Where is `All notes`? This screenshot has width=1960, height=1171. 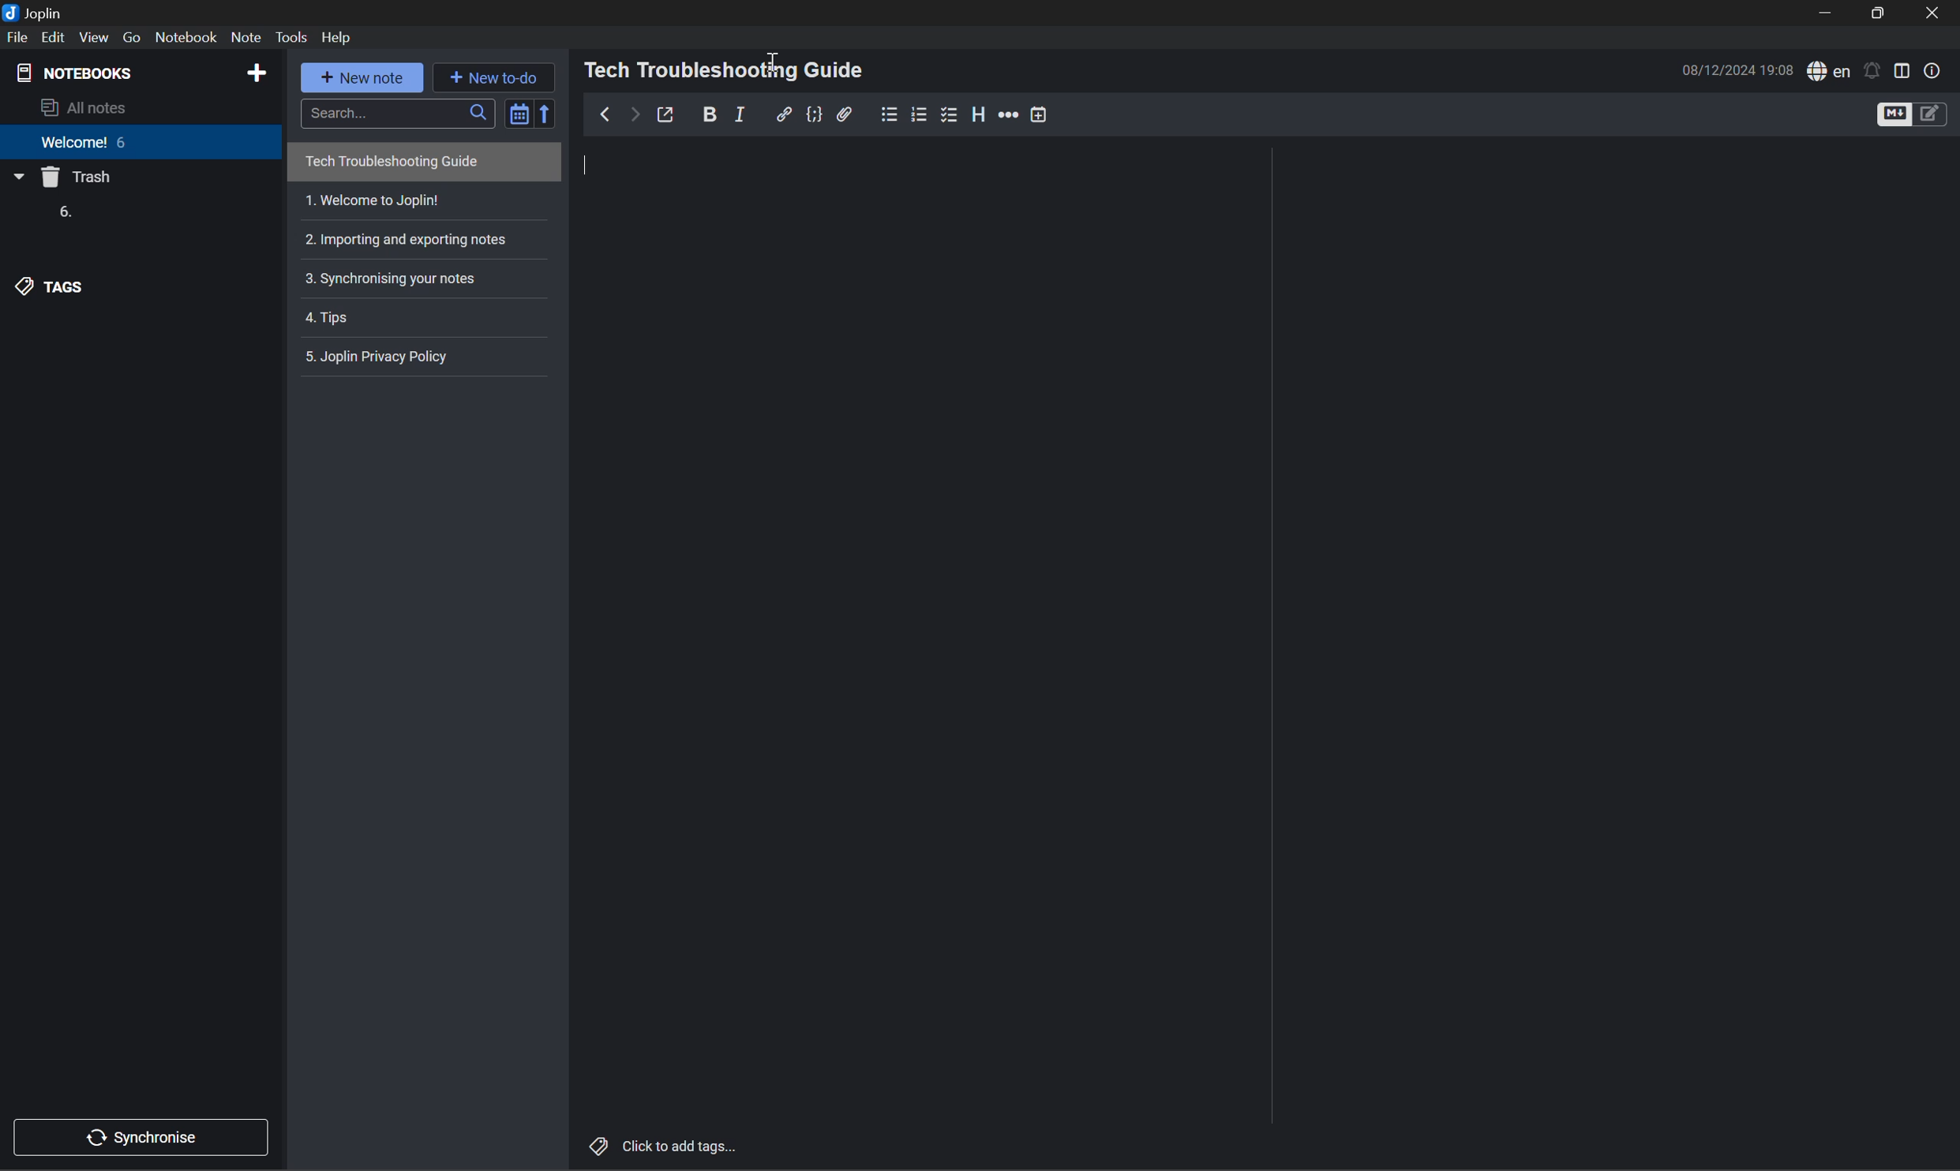
All notes is located at coordinates (88, 108).